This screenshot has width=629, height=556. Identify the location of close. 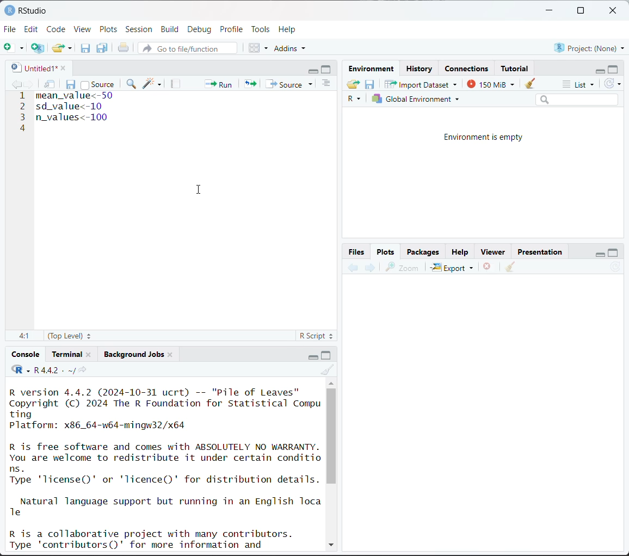
(615, 11).